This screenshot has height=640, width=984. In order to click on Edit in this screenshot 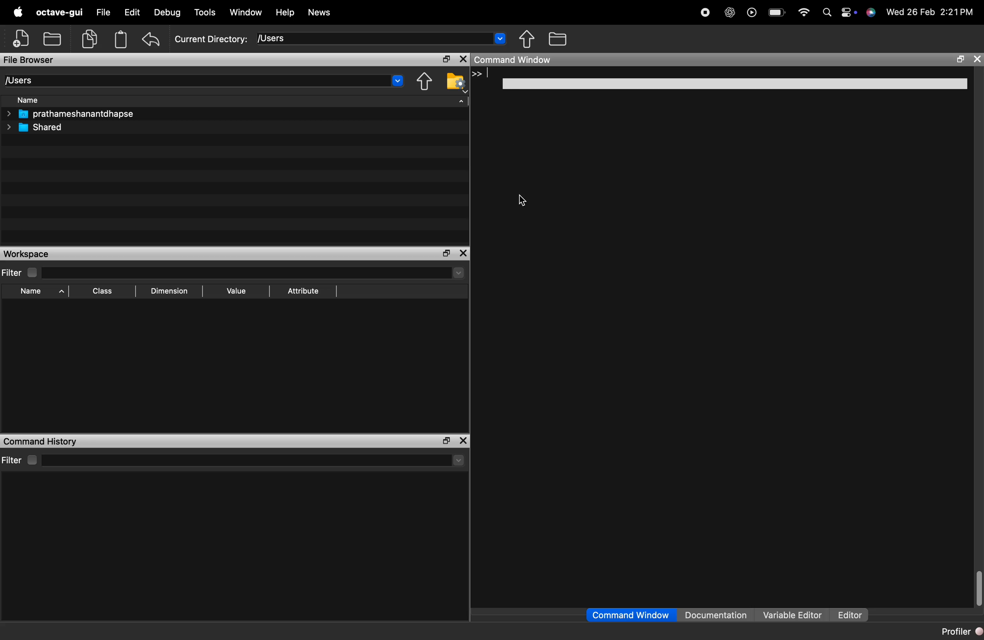, I will do `click(132, 12)`.